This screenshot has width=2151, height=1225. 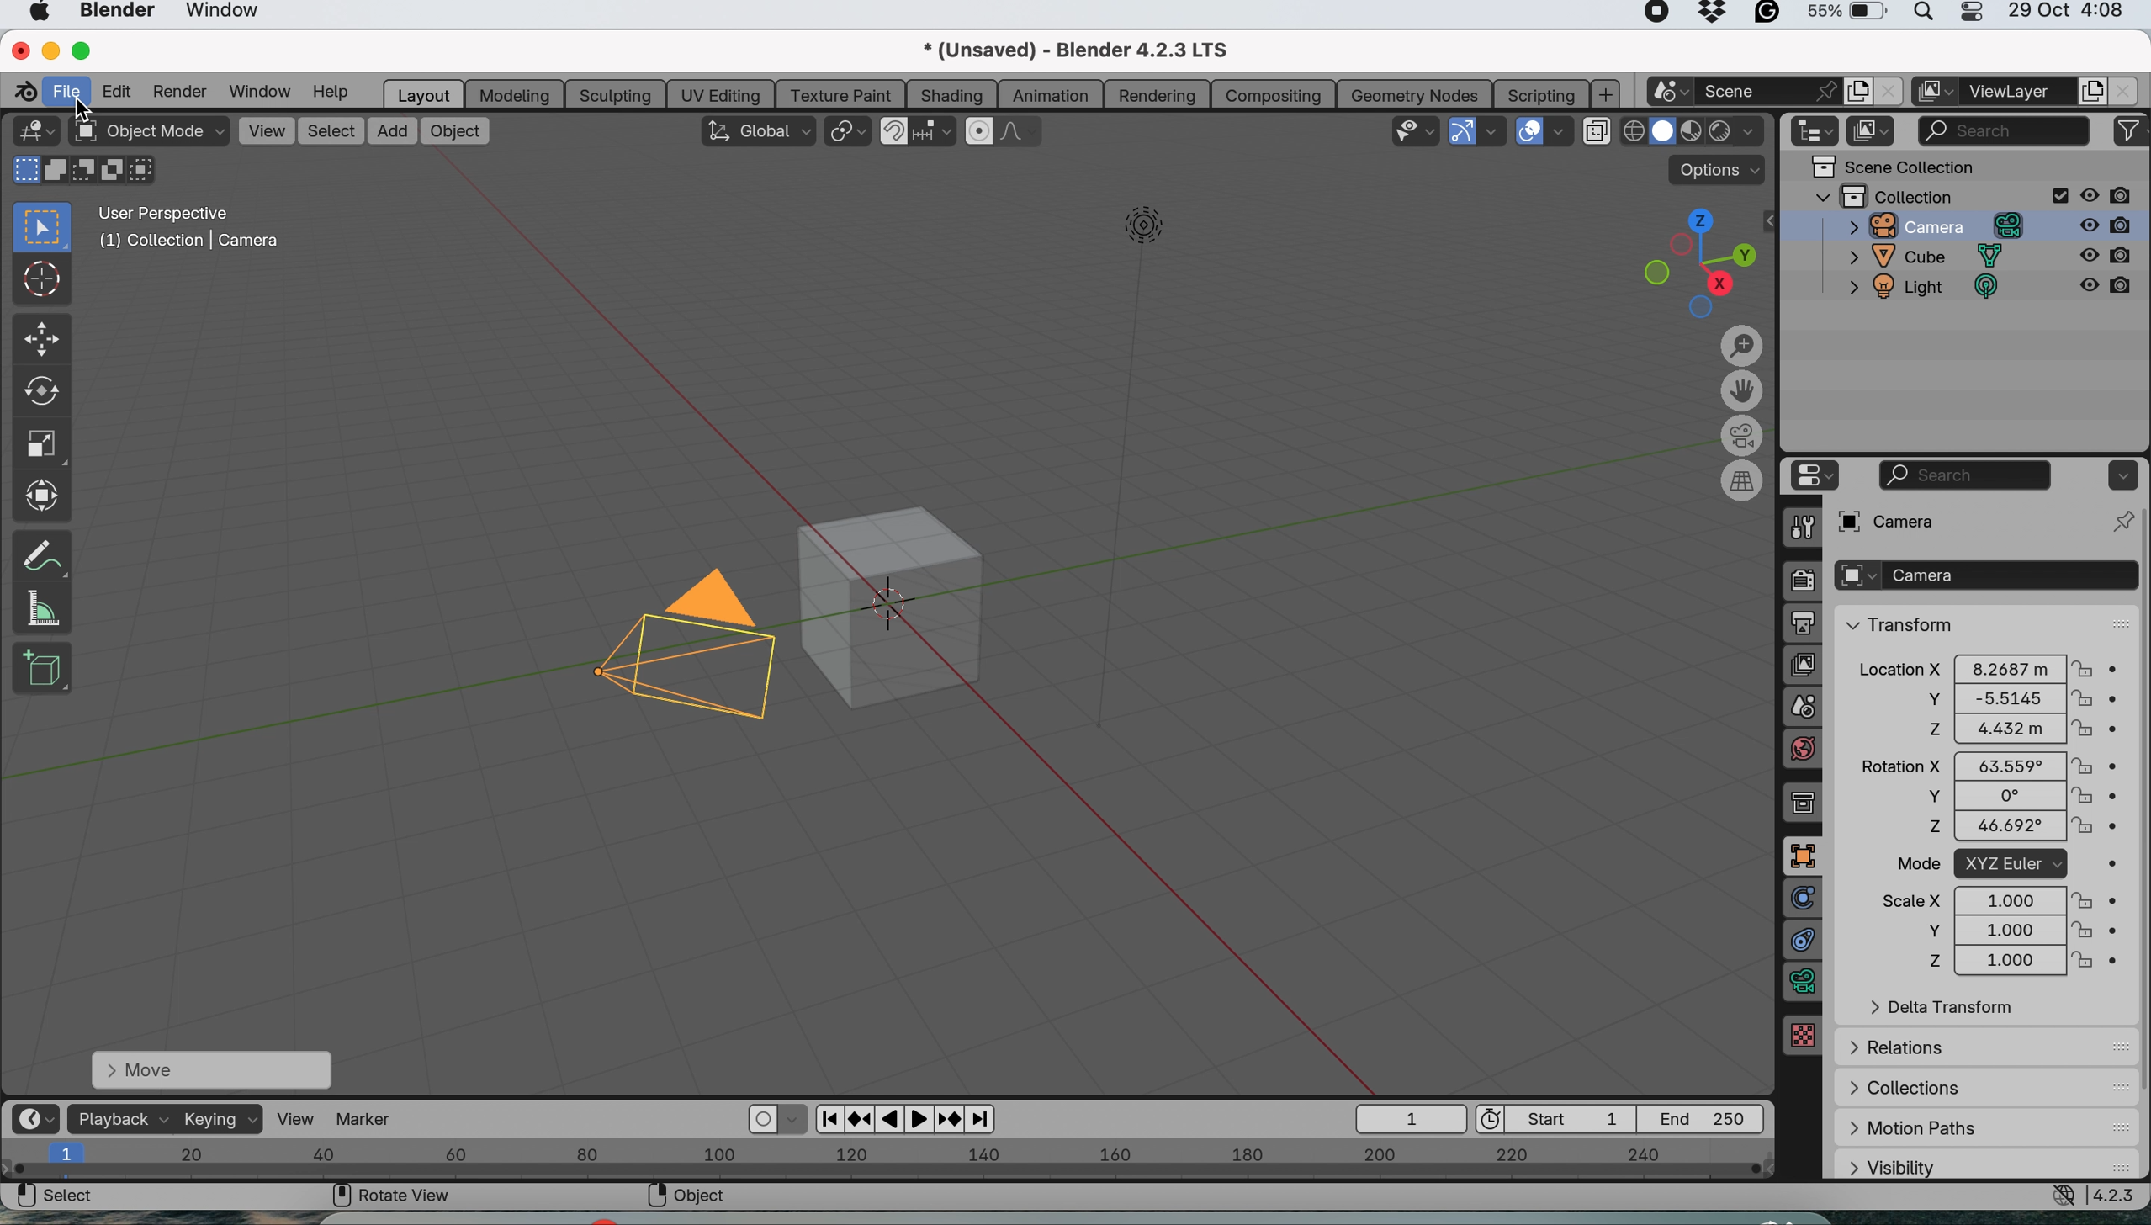 What do you see at coordinates (1767, 90) in the screenshot?
I see `scene` at bounding box center [1767, 90].